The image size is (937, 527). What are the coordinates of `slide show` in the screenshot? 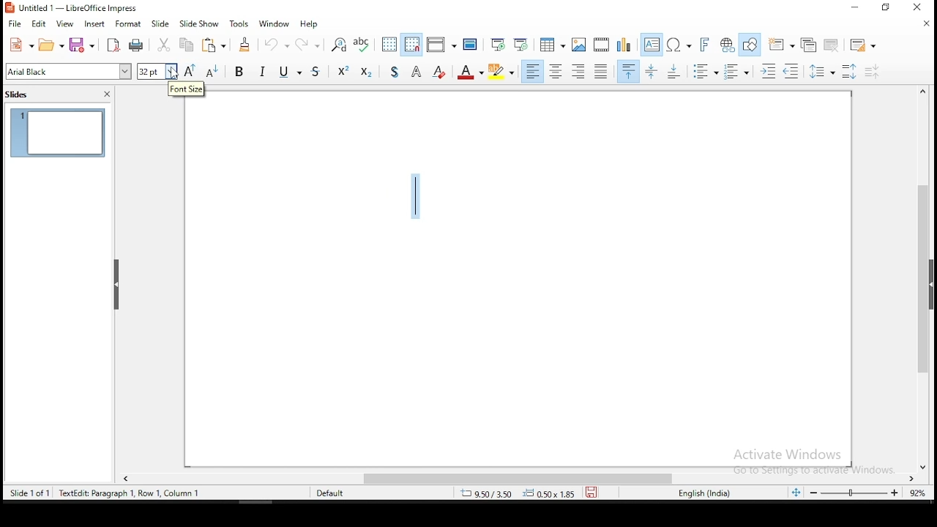 It's located at (161, 23).